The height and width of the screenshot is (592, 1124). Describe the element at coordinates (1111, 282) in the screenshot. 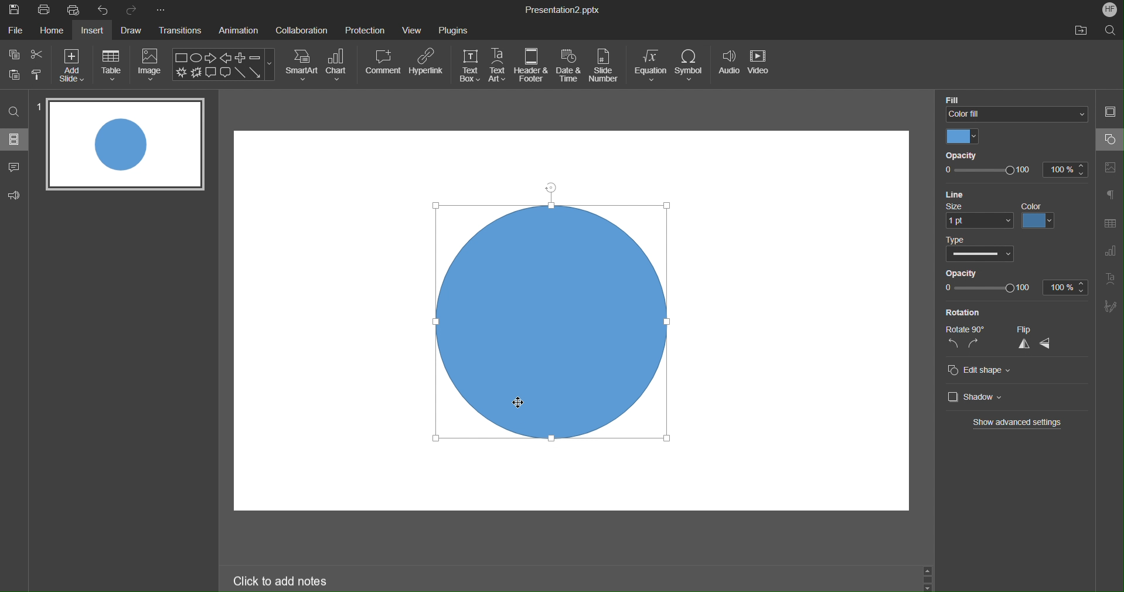

I see `Text Art` at that location.